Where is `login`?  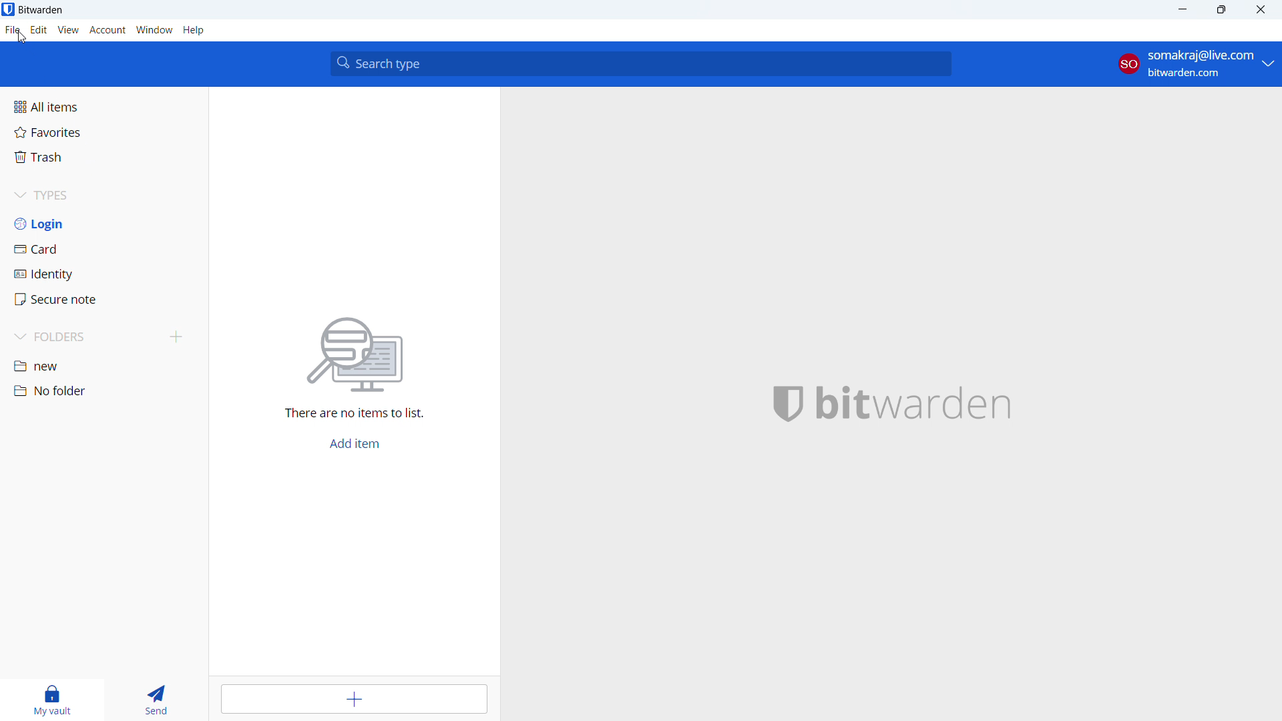 login is located at coordinates (104, 224).